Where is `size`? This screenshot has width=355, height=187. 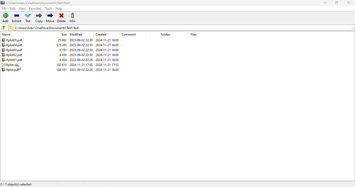
size is located at coordinates (61, 55).